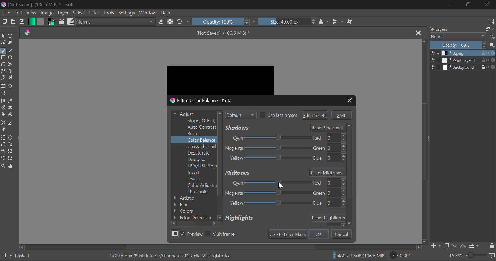 This screenshot has width=496, height=261. Describe the element at coordinates (424, 241) in the screenshot. I see `move down` at that location.